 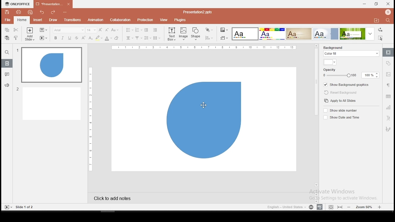 I want to click on undo, so click(x=41, y=12).